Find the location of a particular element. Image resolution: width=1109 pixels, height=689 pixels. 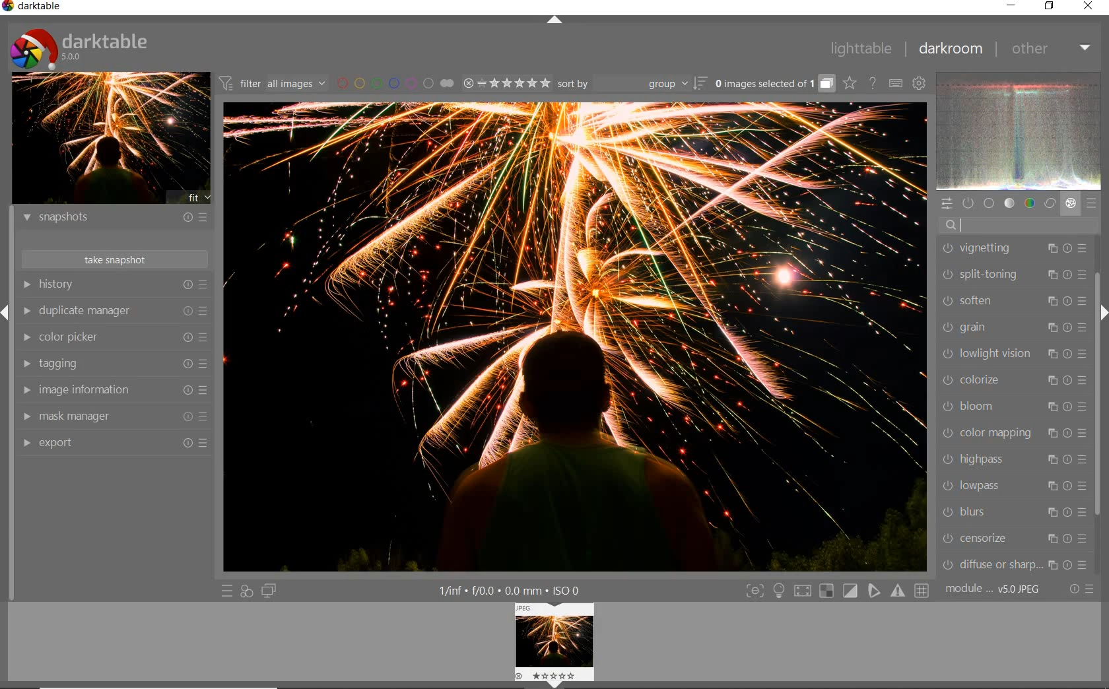

other is located at coordinates (1052, 49).